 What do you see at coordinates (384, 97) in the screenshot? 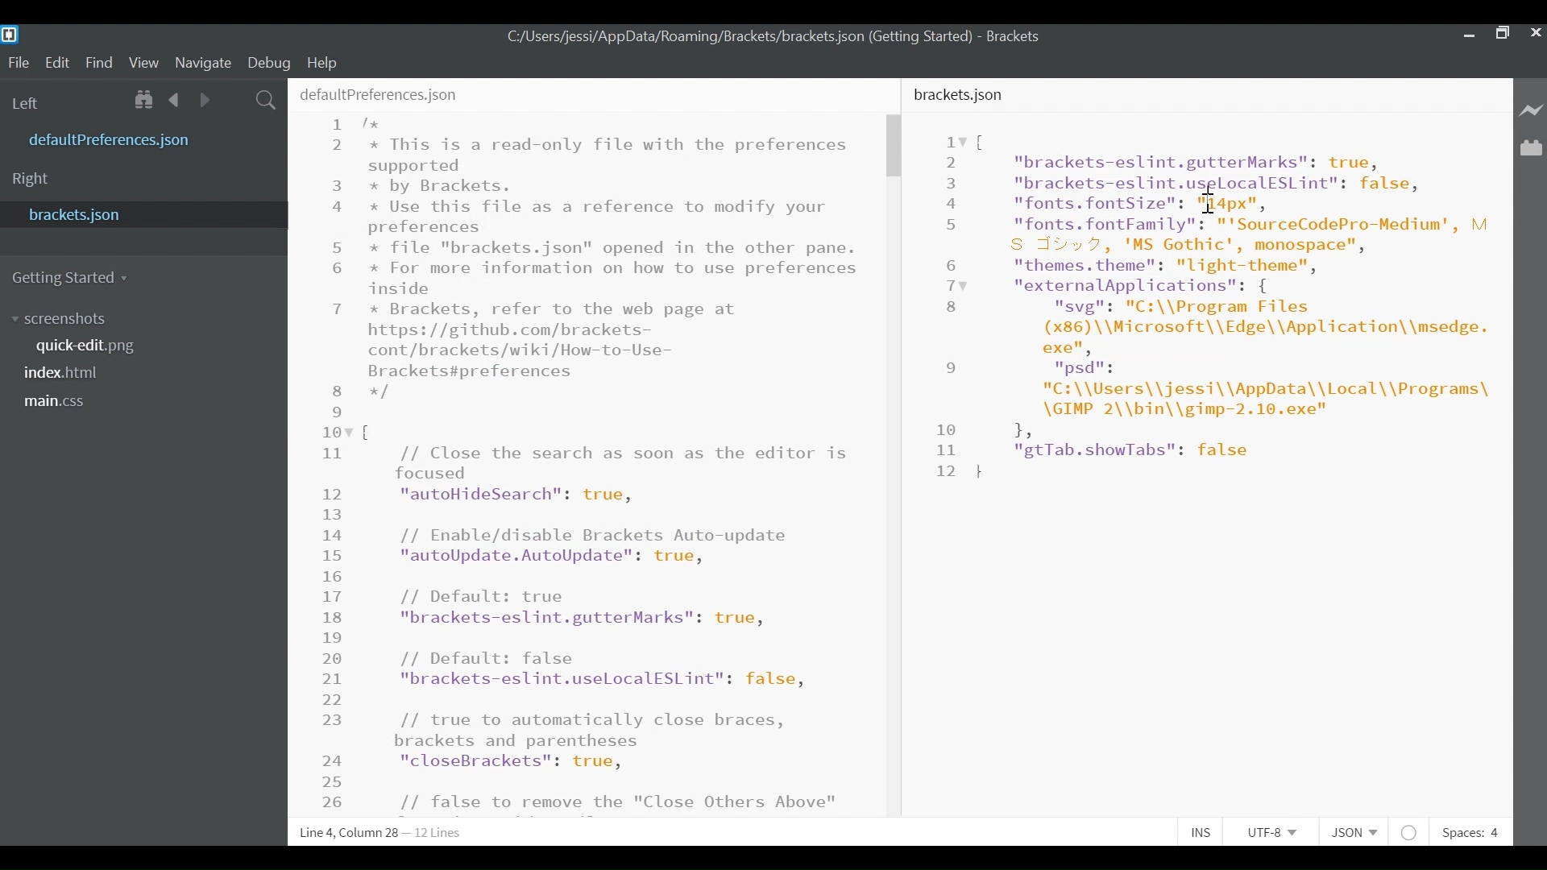
I see `defaultPreferences.json ` at bounding box center [384, 97].